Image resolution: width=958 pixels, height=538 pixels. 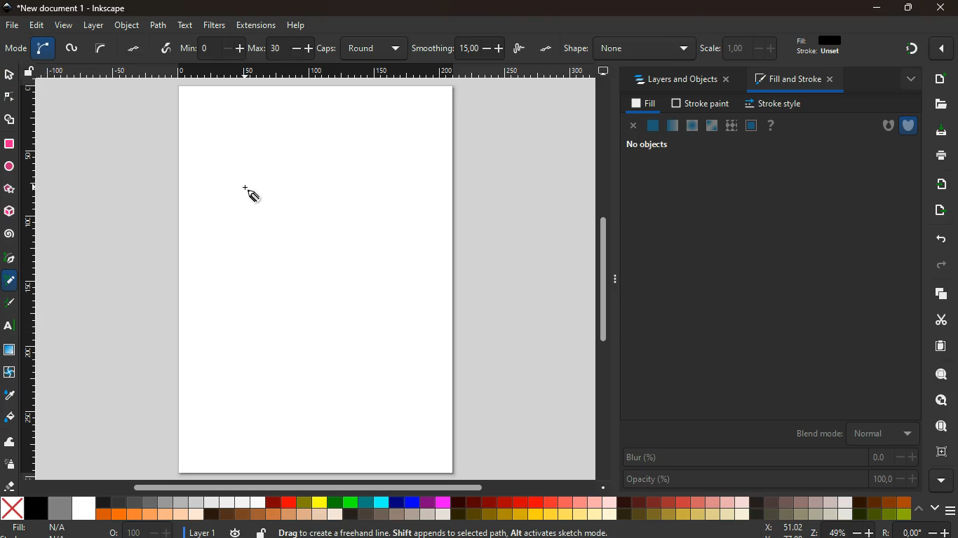 I want to click on receive, so click(x=938, y=184).